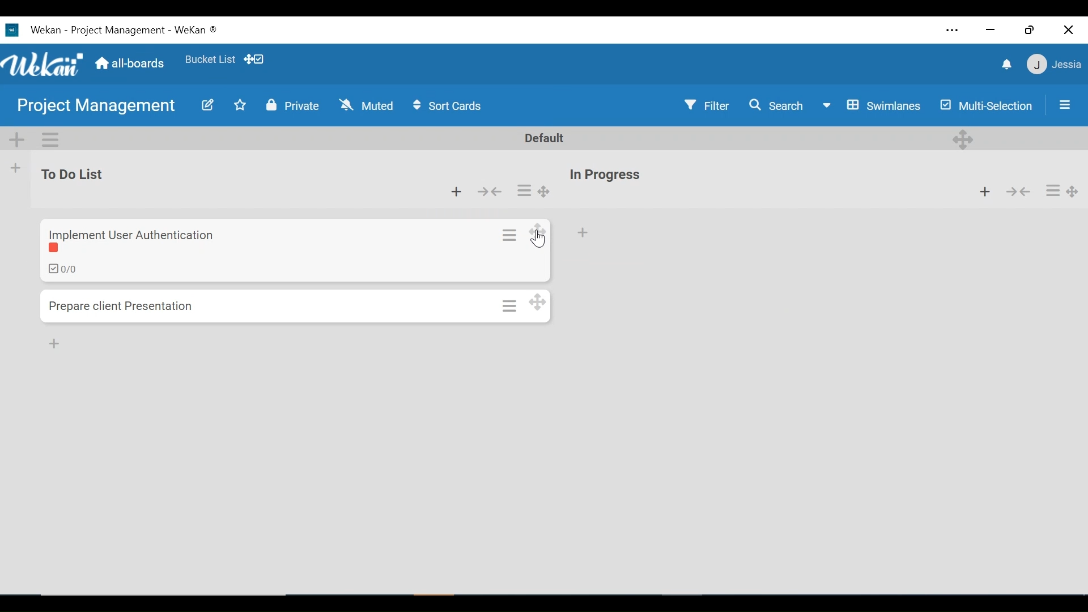 The width and height of the screenshot is (1088, 612). What do you see at coordinates (57, 248) in the screenshot?
I see `Label` at bounding box center [57, 248].